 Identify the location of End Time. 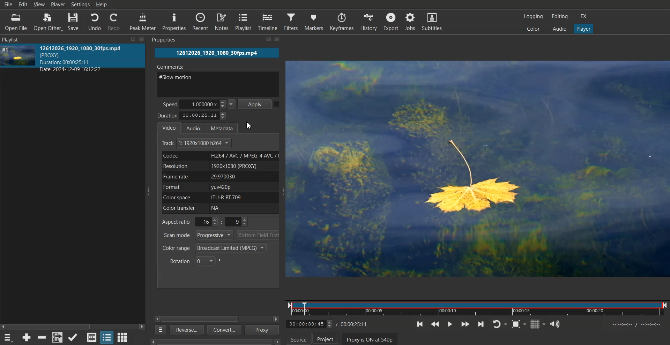
(355, 324).